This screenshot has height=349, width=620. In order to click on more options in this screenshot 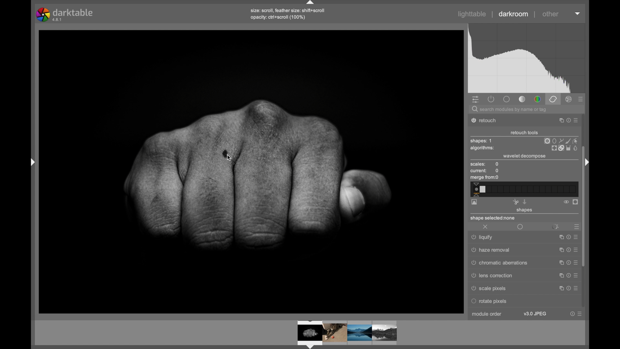, I will do `click(575, 263)`.